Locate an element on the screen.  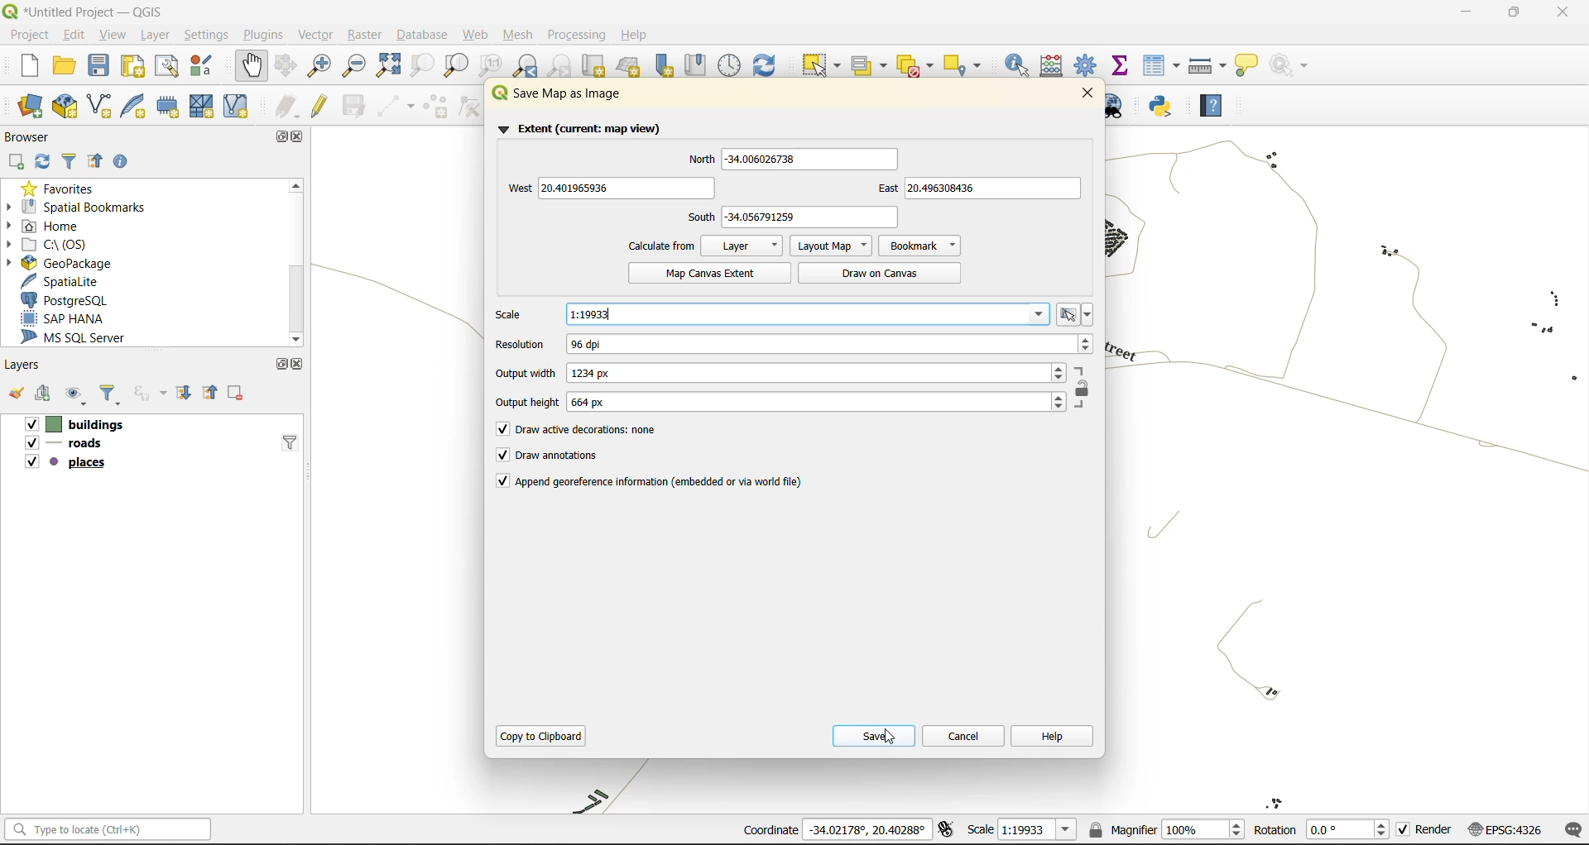
toggle edits is located at coordinates (319, 106).